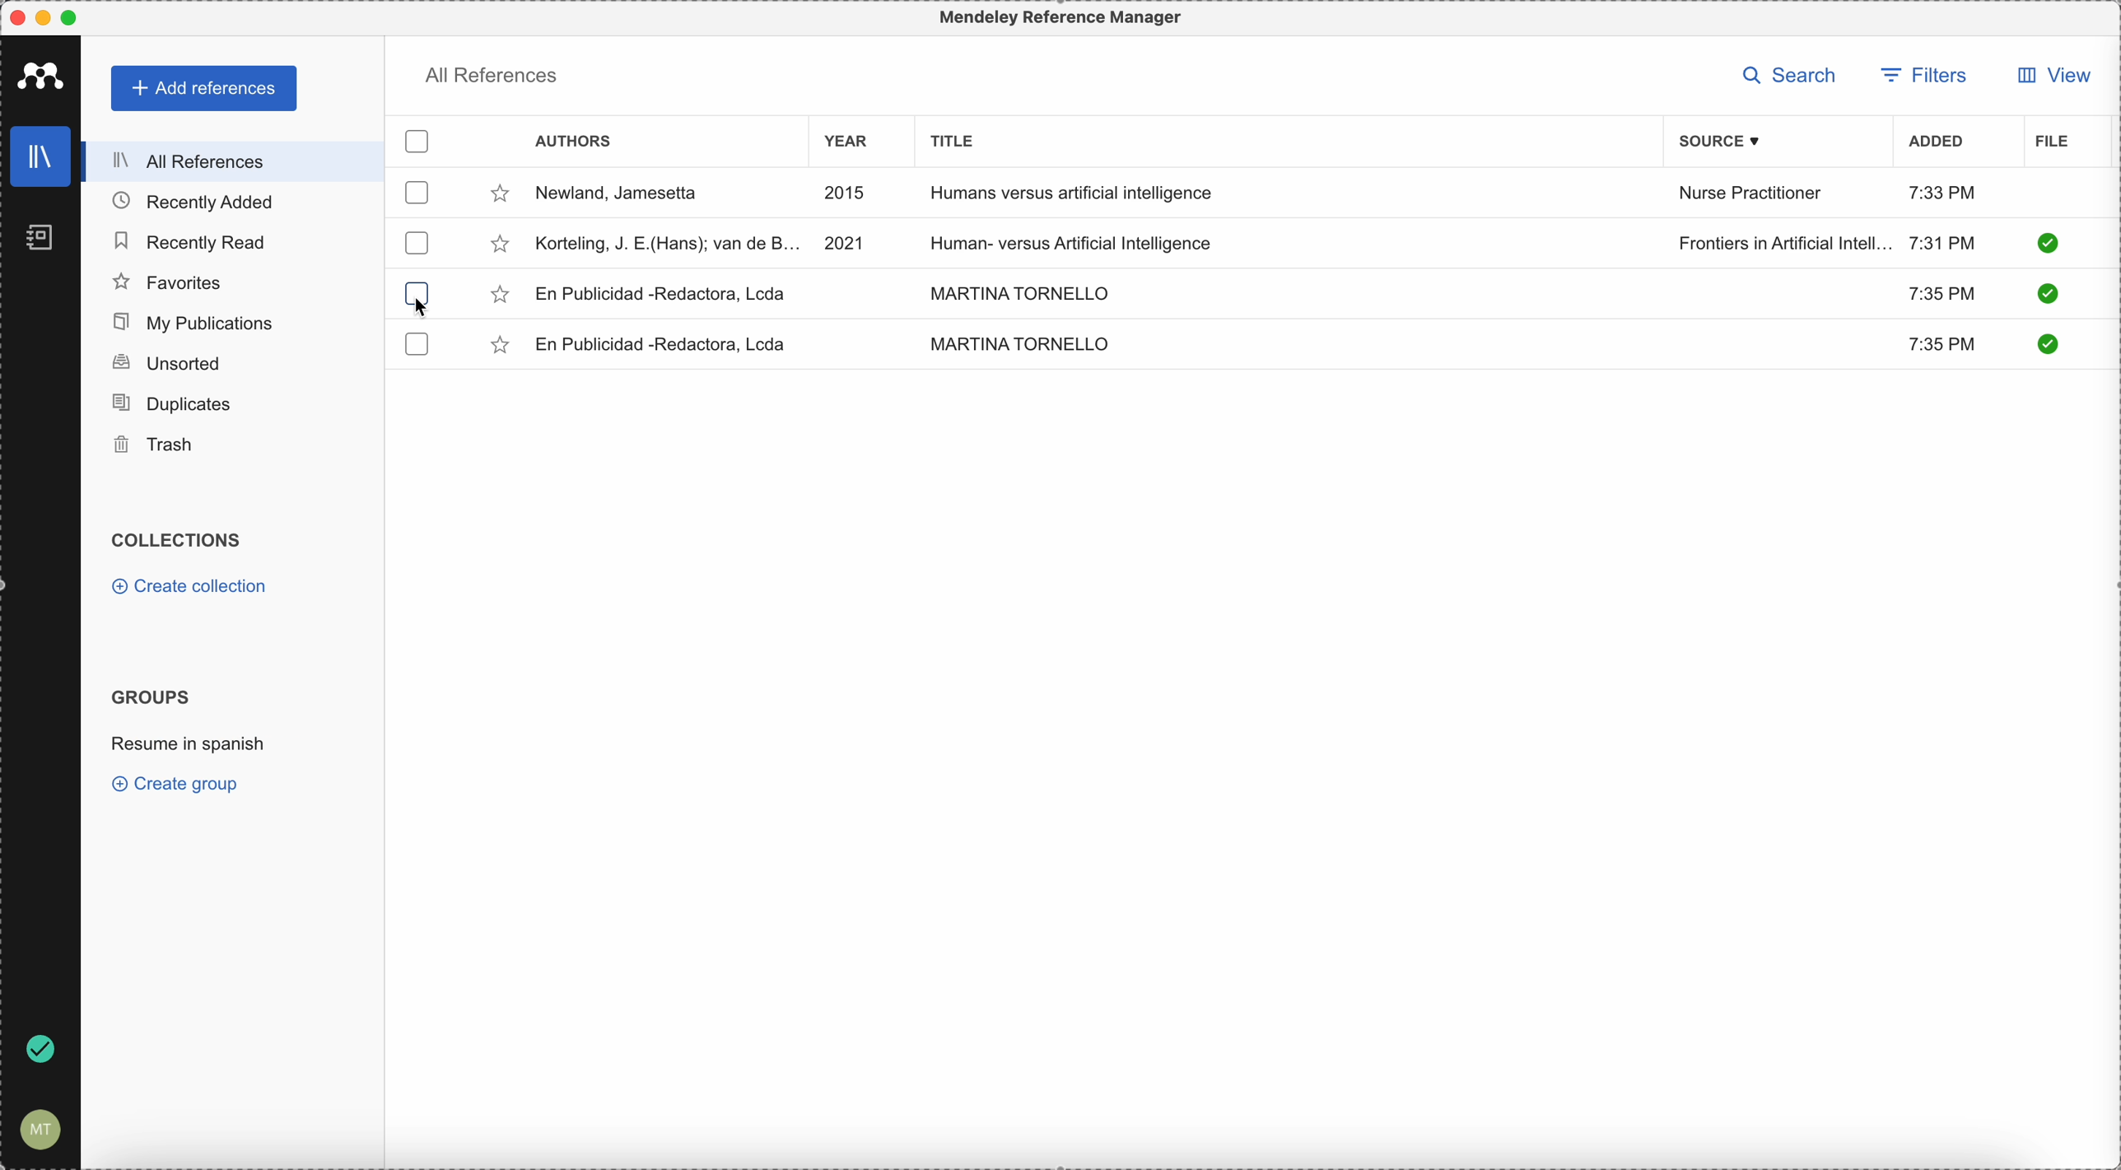  I want to click on last sync, so click(37, 1051).